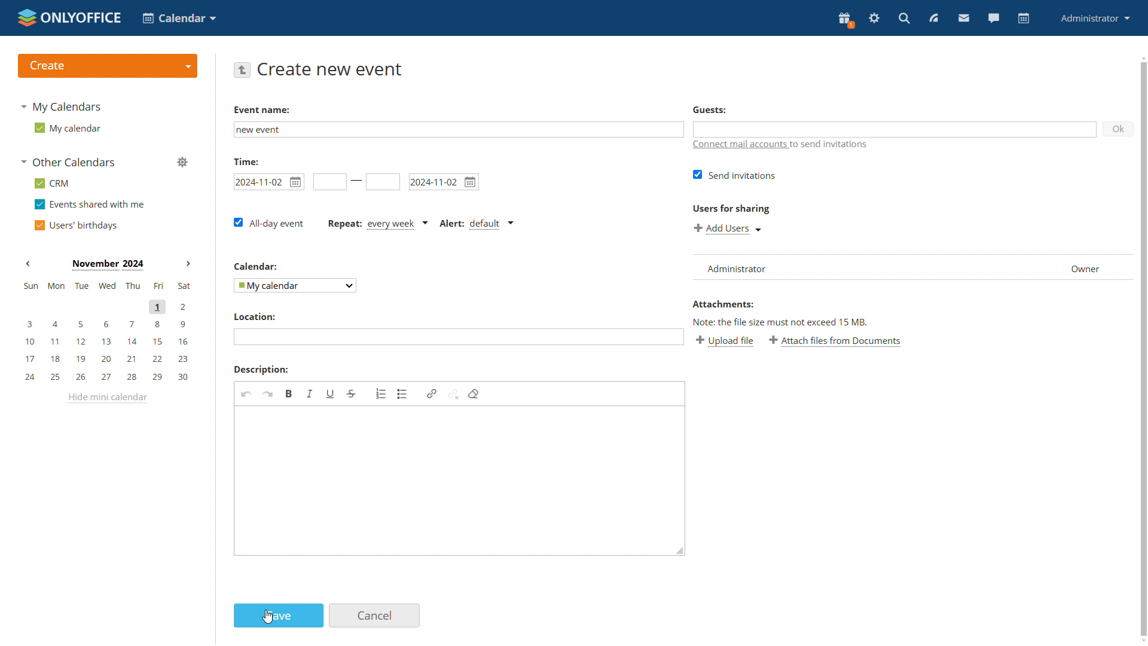  Describe the element at coordinates (479, 224) in the screenshot. I see `event altert type` at that location.